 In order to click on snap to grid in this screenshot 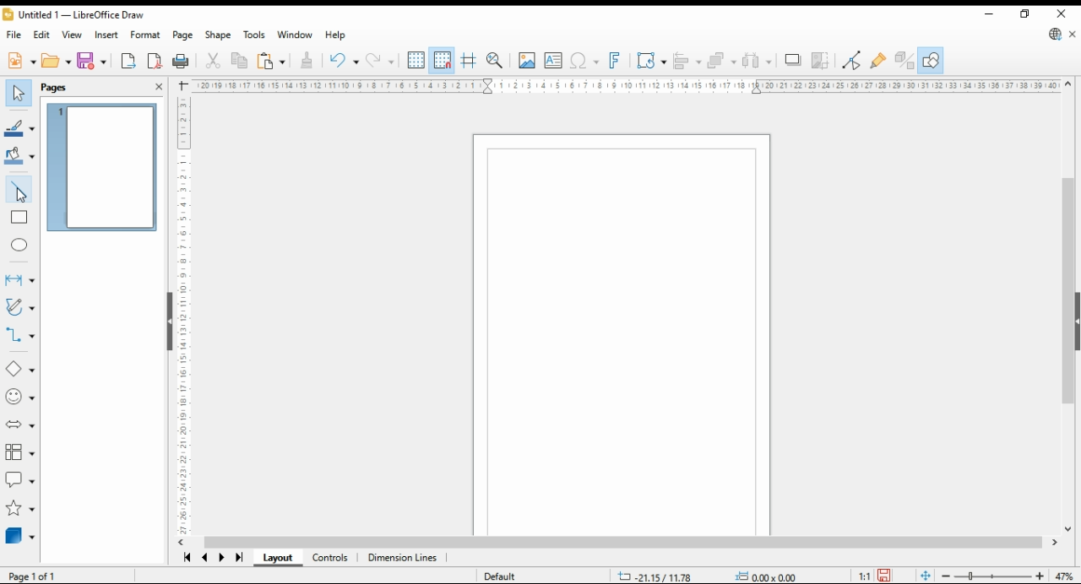, I will do `click(442, 60)`.